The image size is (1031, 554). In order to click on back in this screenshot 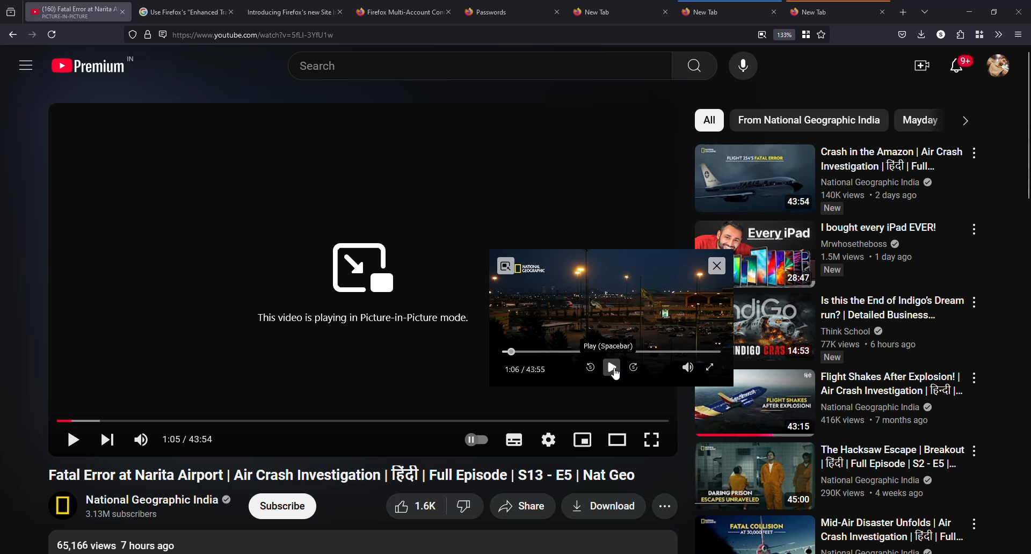, I will do `click(13, 35)`.